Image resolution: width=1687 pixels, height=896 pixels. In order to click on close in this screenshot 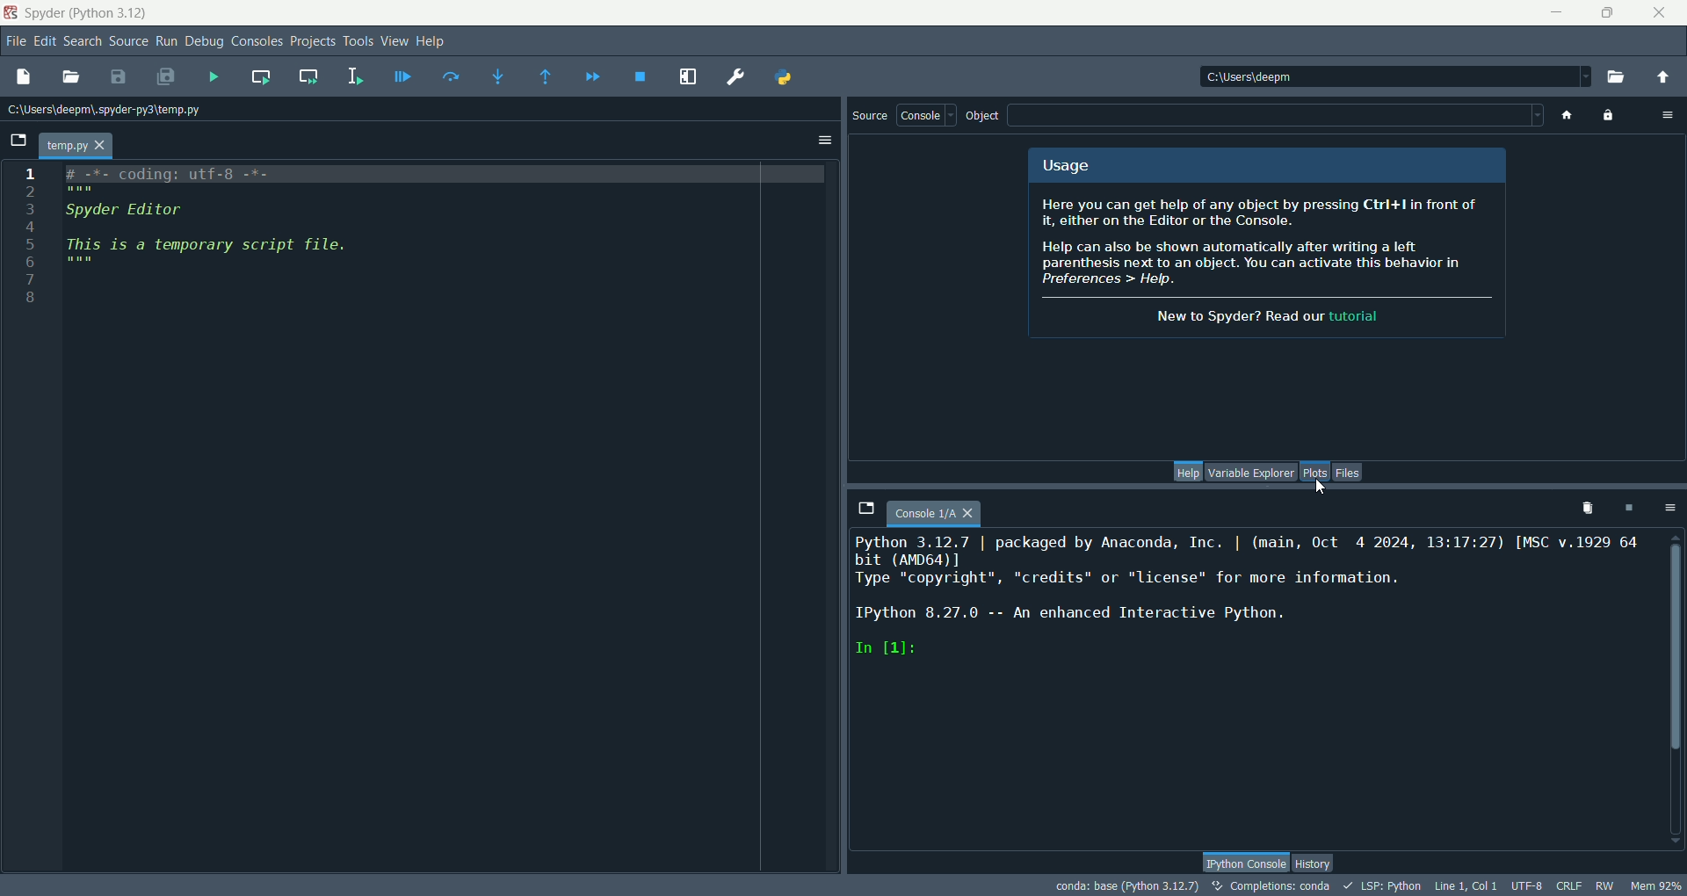, I will do `click(1658, 18)`.